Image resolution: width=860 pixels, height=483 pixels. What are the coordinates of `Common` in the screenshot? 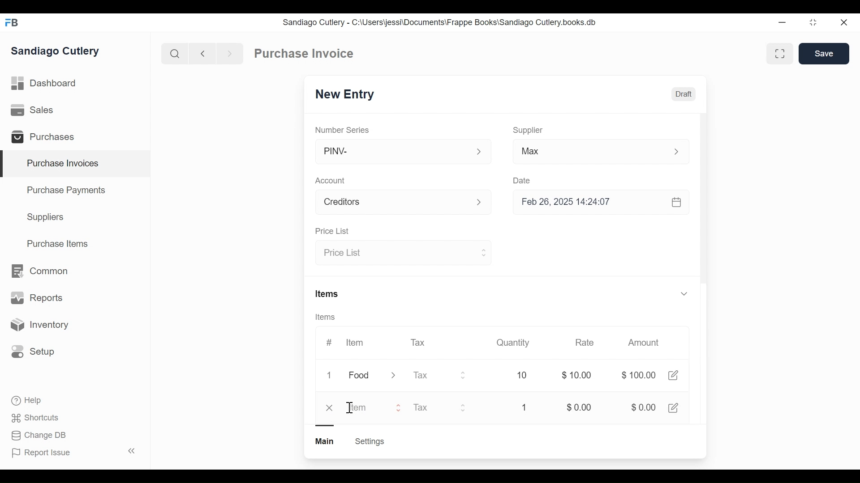 It's located at (39, 271).